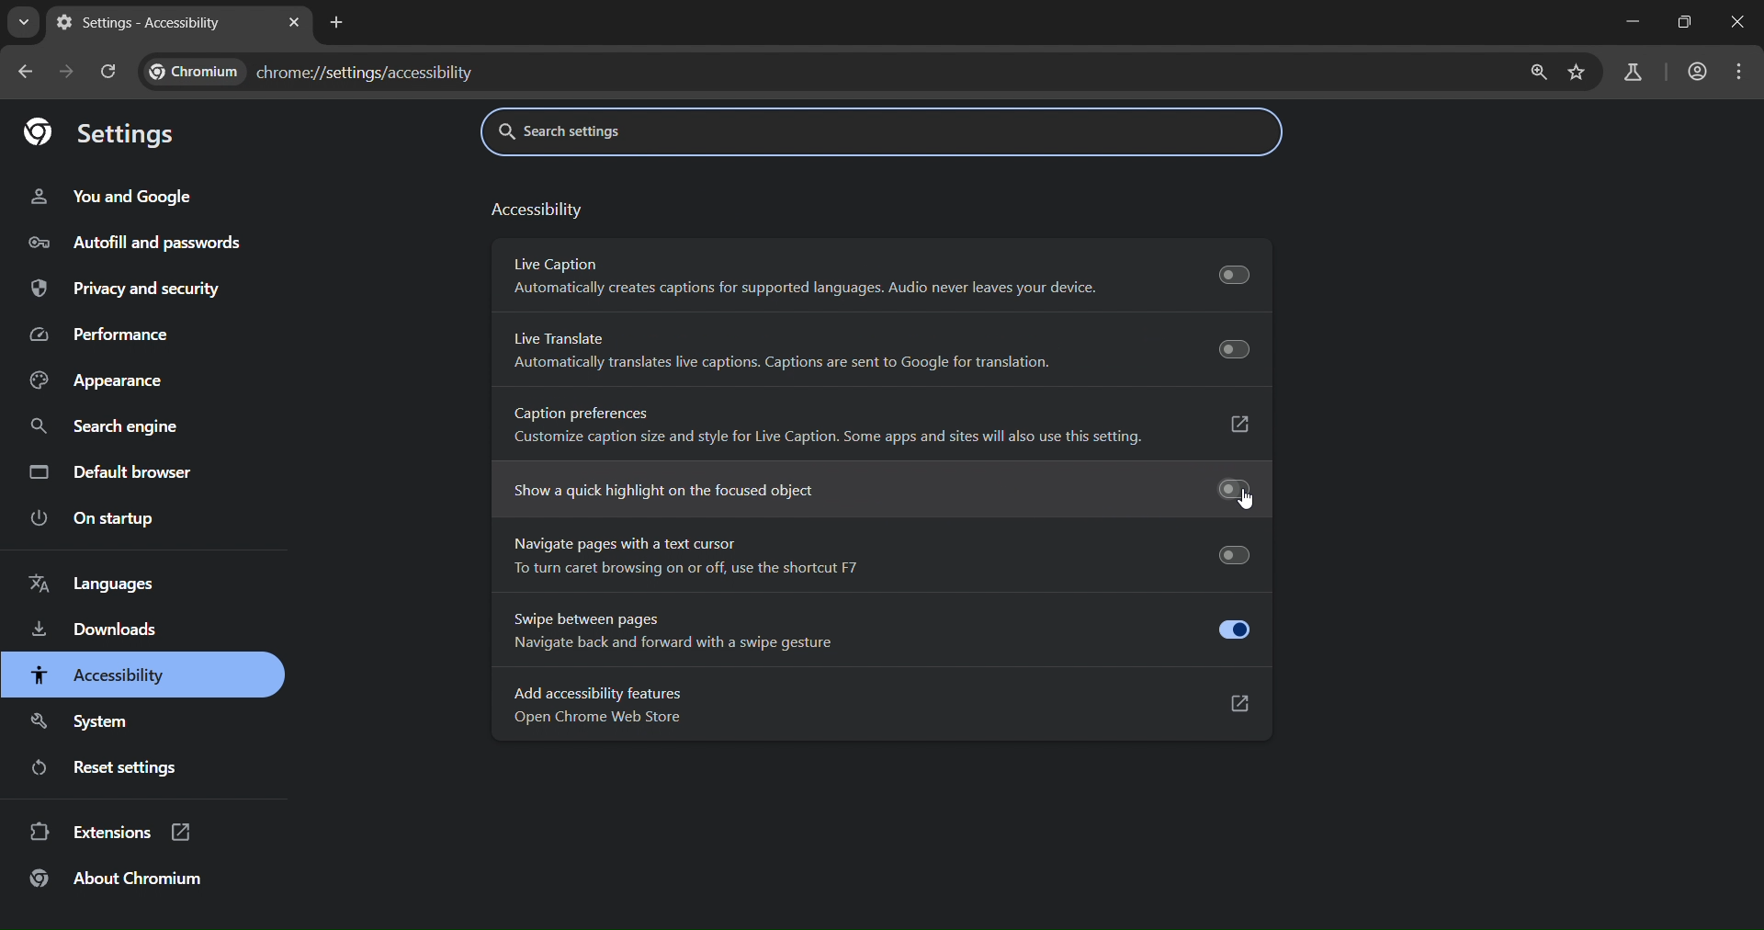 This screenshot has height=930, width=1764. Describe the element at coordinates (1238, 425) in the screenshot. I see `open` at that location.